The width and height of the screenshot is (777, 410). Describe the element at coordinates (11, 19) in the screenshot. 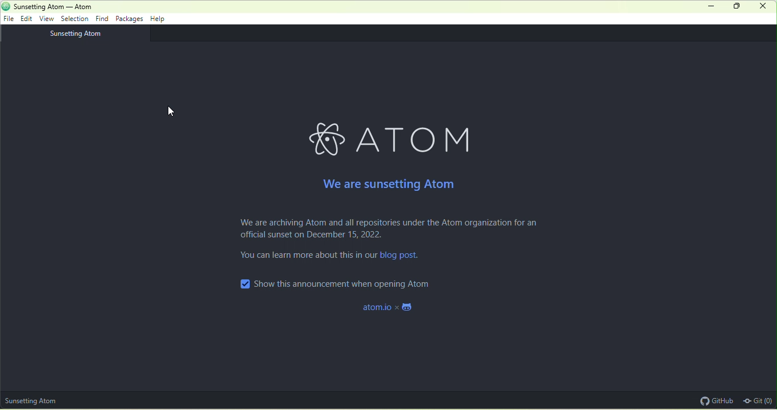

I see `file` at that location.